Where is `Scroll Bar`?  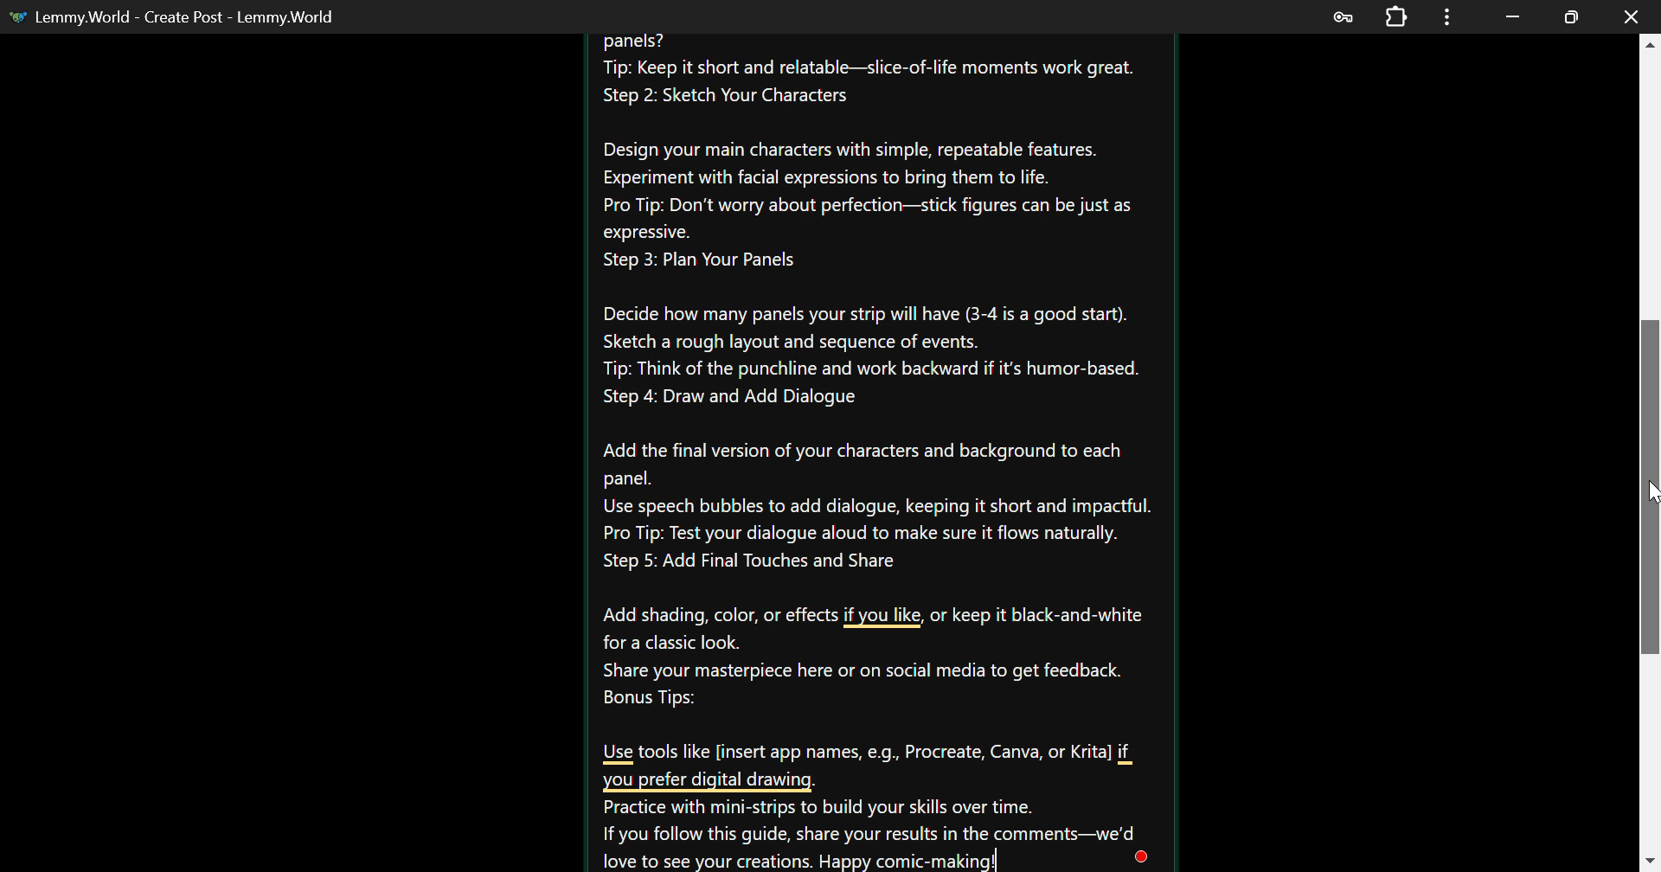
Scroll Bar is located at coordinates (1651, 449).